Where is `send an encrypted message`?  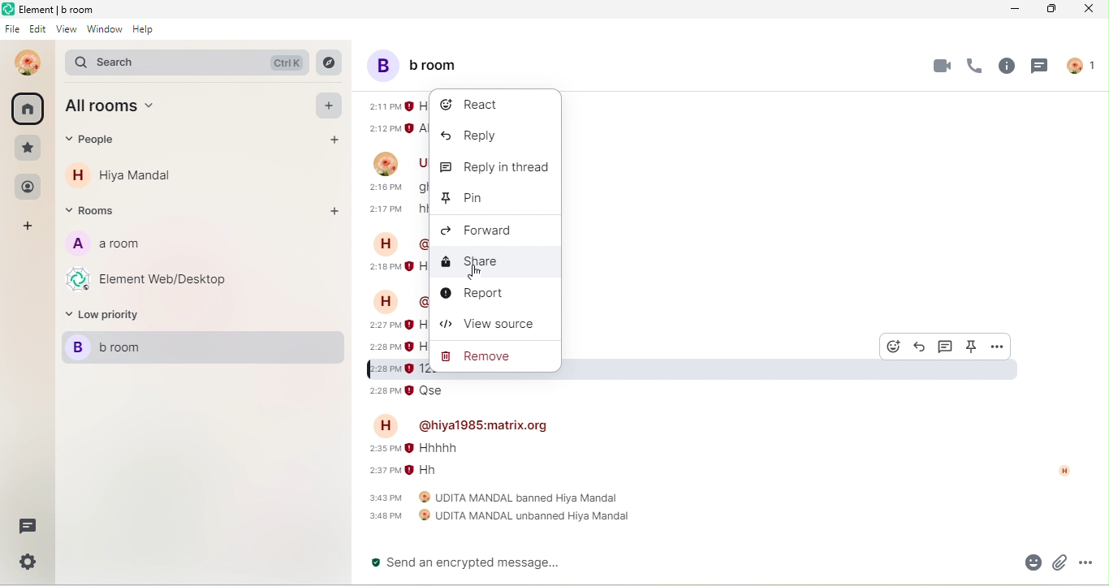 send an encrypted message is located at coordinates (479, 563).